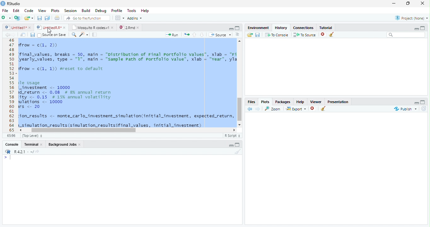 The width and height of the screenshot is (430, 227). Describe the element at coordinates (21, 151) in the screenshot. I see `R 4.2.1 ~/` at that location.